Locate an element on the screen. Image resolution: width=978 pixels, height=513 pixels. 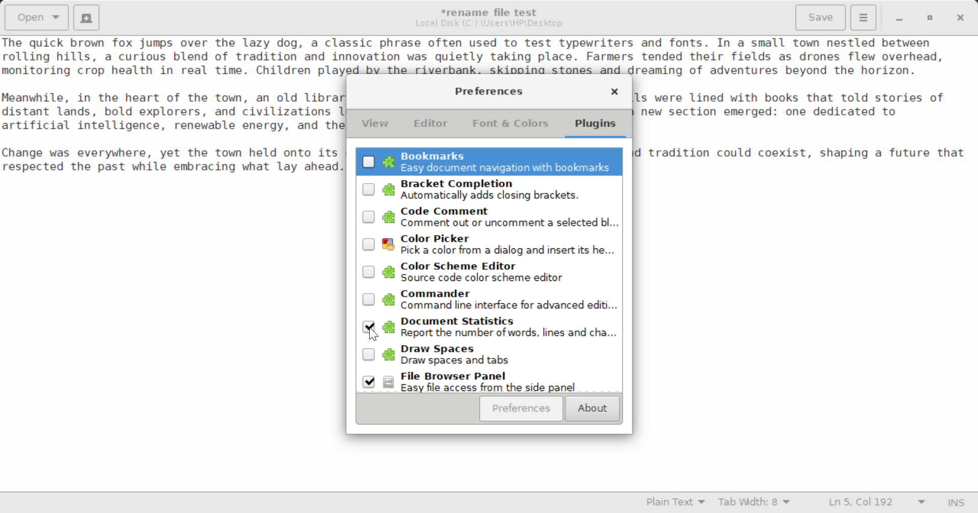
Font & Colors Tab is located at coordinates (510, 127).